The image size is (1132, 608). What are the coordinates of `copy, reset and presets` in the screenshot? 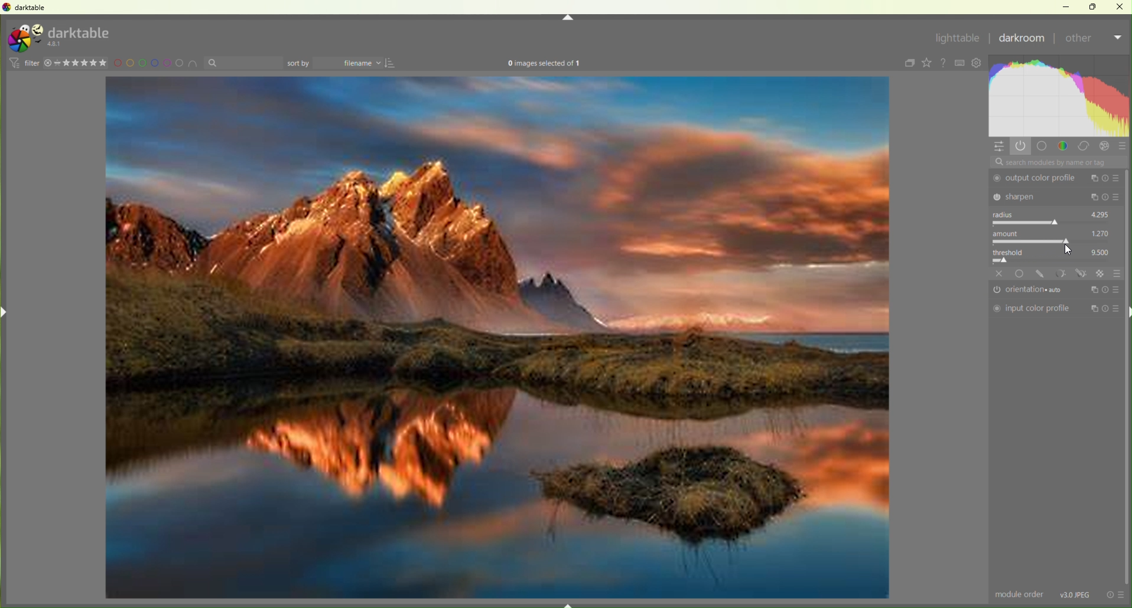 It's located at (1106, 178).